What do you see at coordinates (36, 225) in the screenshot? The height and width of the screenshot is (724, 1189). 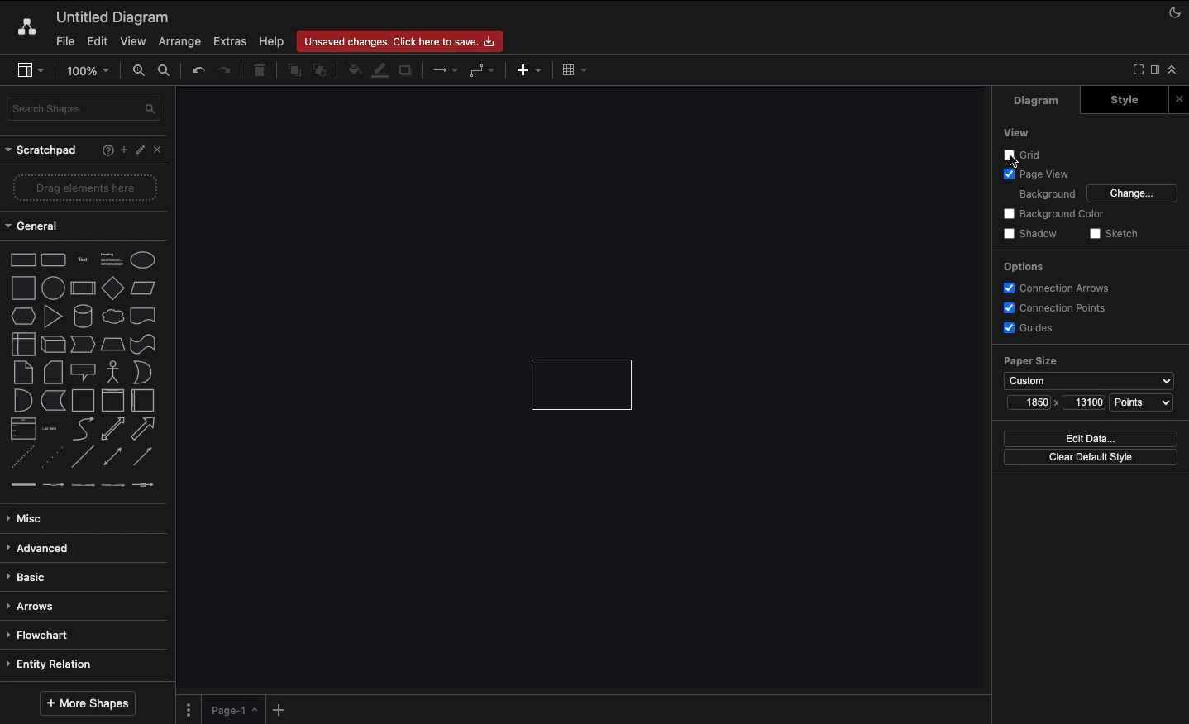 I see `General` at bounding box center [36, 225].